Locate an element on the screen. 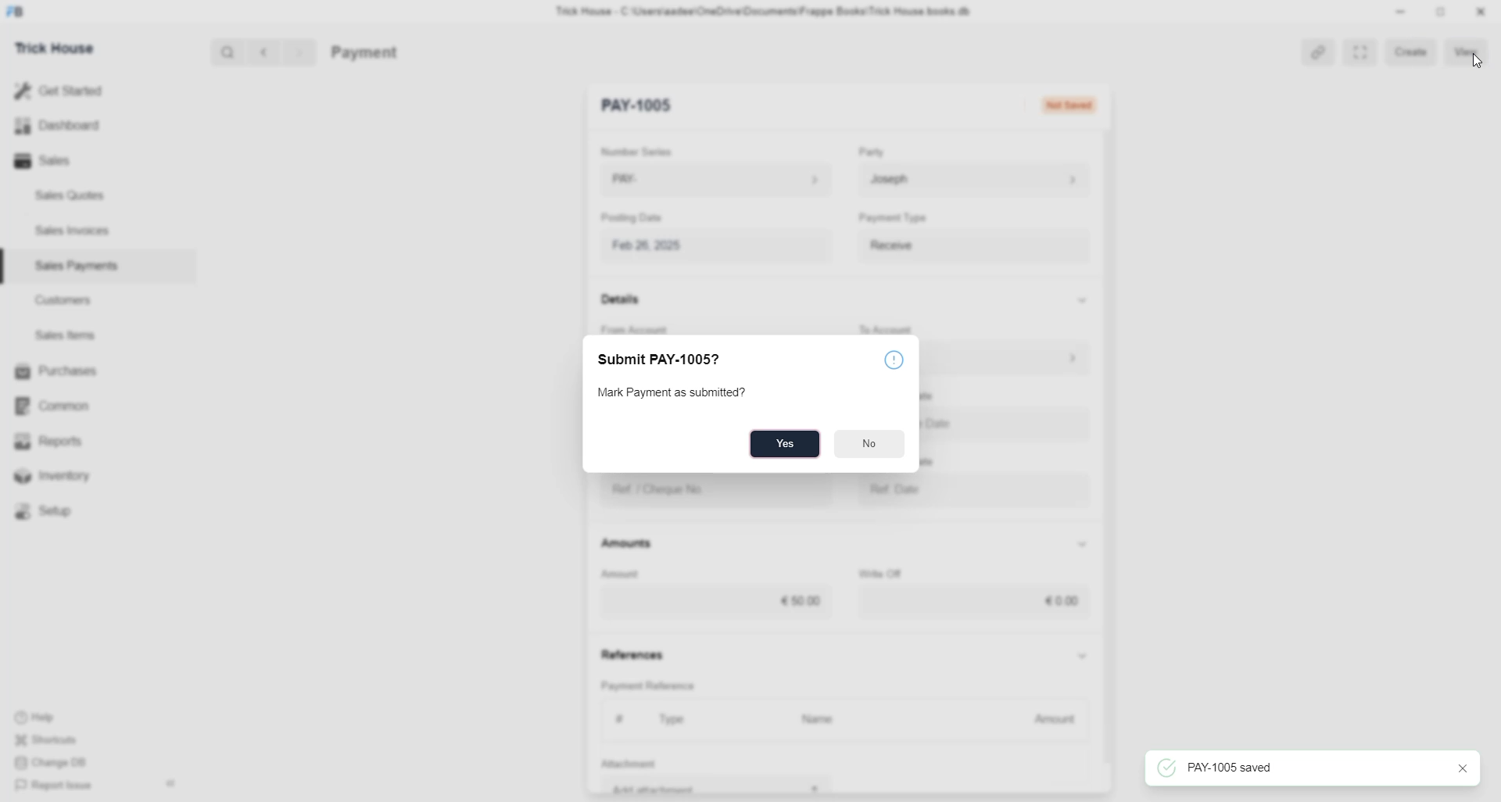 The width and height of the screenshot is (1501, 802). Not Submitted is located at coordinates (1062, 105).